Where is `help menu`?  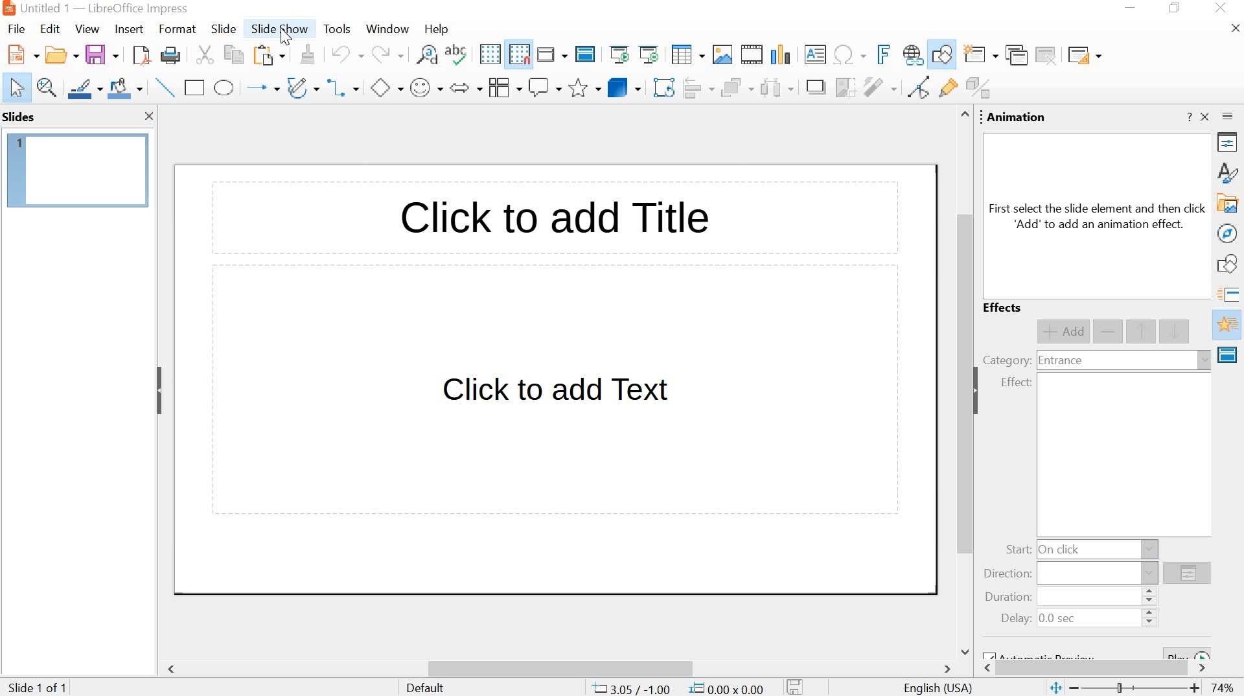 help menu is located at coordinates (436, 29).